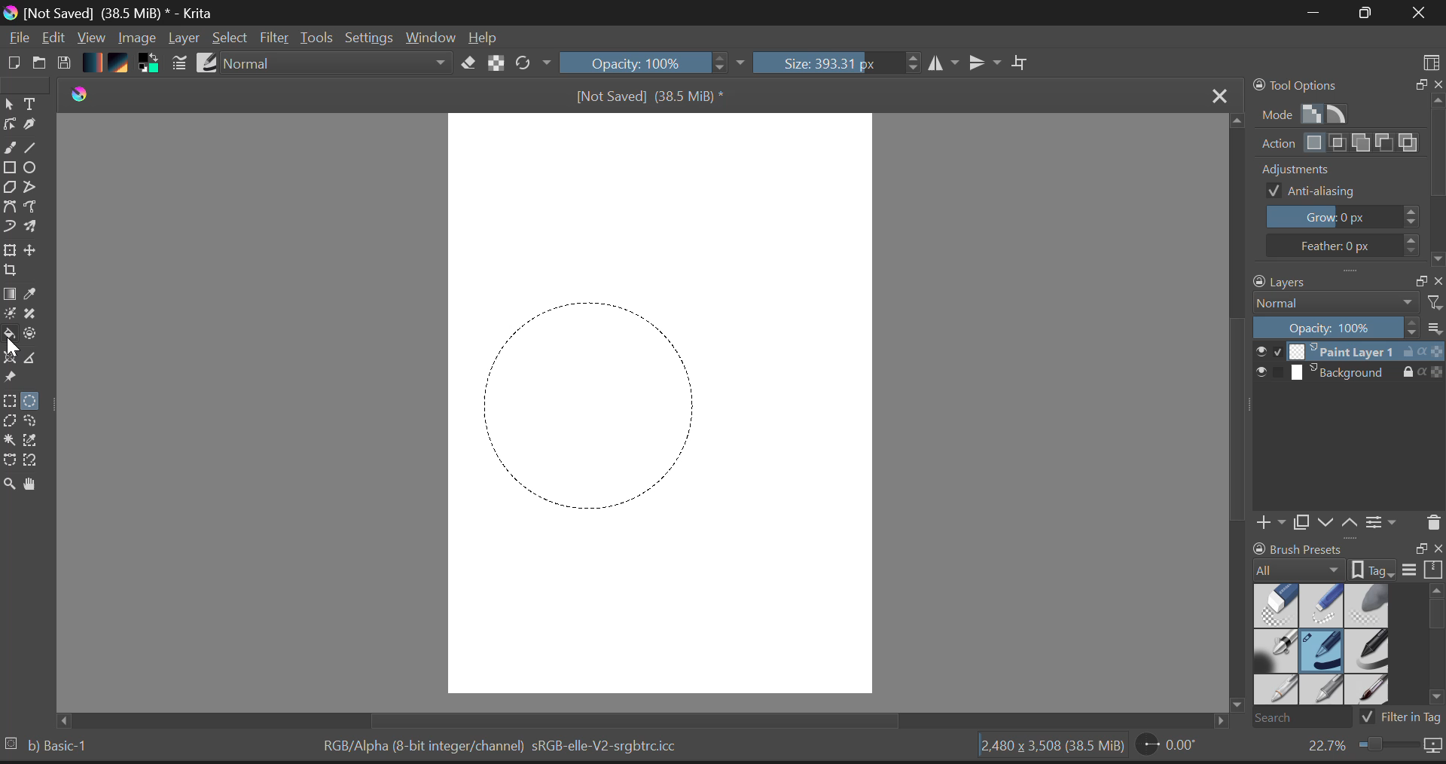 This screenshot has height=764, width=1446. I want to click on Edit shapes, so click(9, 126).